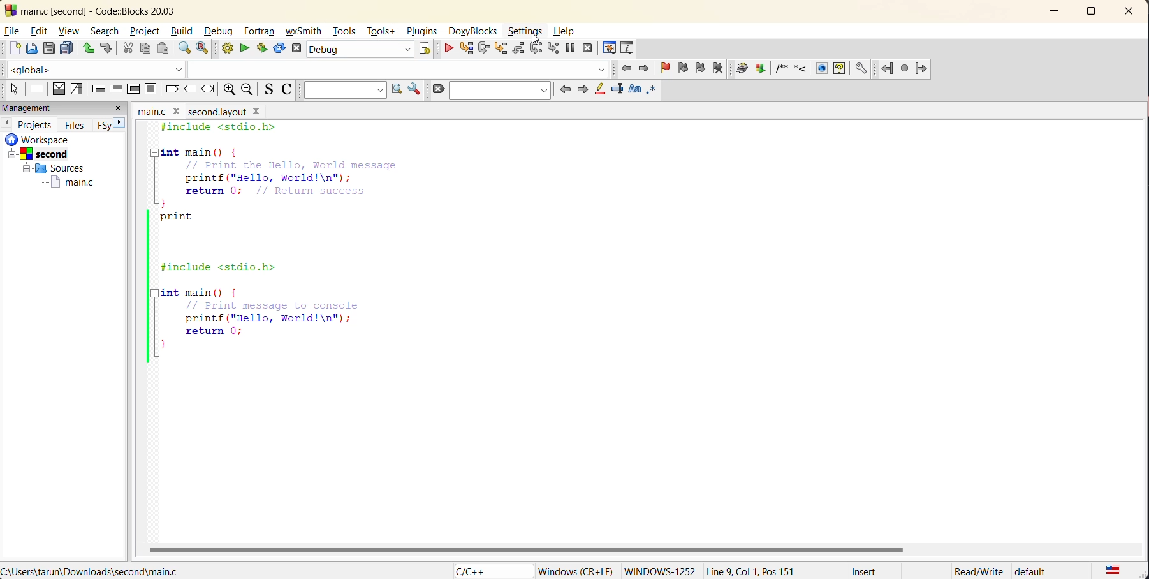 This screenshot has width=1149, height=579. What do you see at coordinates (572, 49) in the screenshot?
I see `break debugger` at bounding box center [572, 49].